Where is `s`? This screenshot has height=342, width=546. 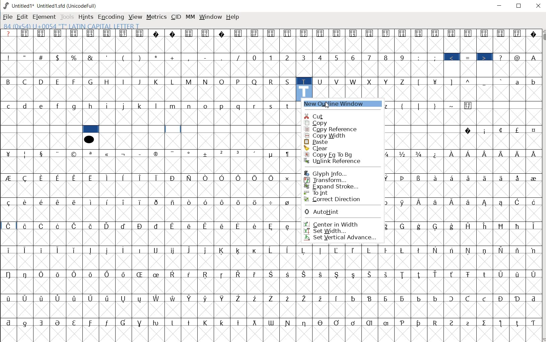
s is located at coordinates (271, 106).